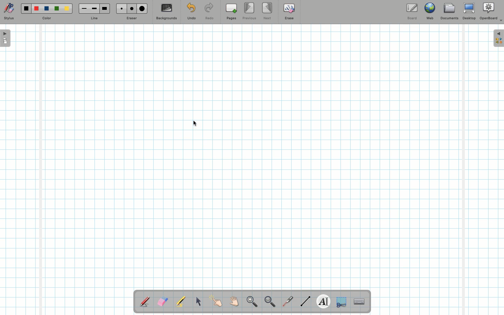 Image resolution: width=504 pixels, height=315 pixels. What do you see at coordinates (142, 8) in the screenshot?
I see `Large eraser` at bounding box center [142, 8].